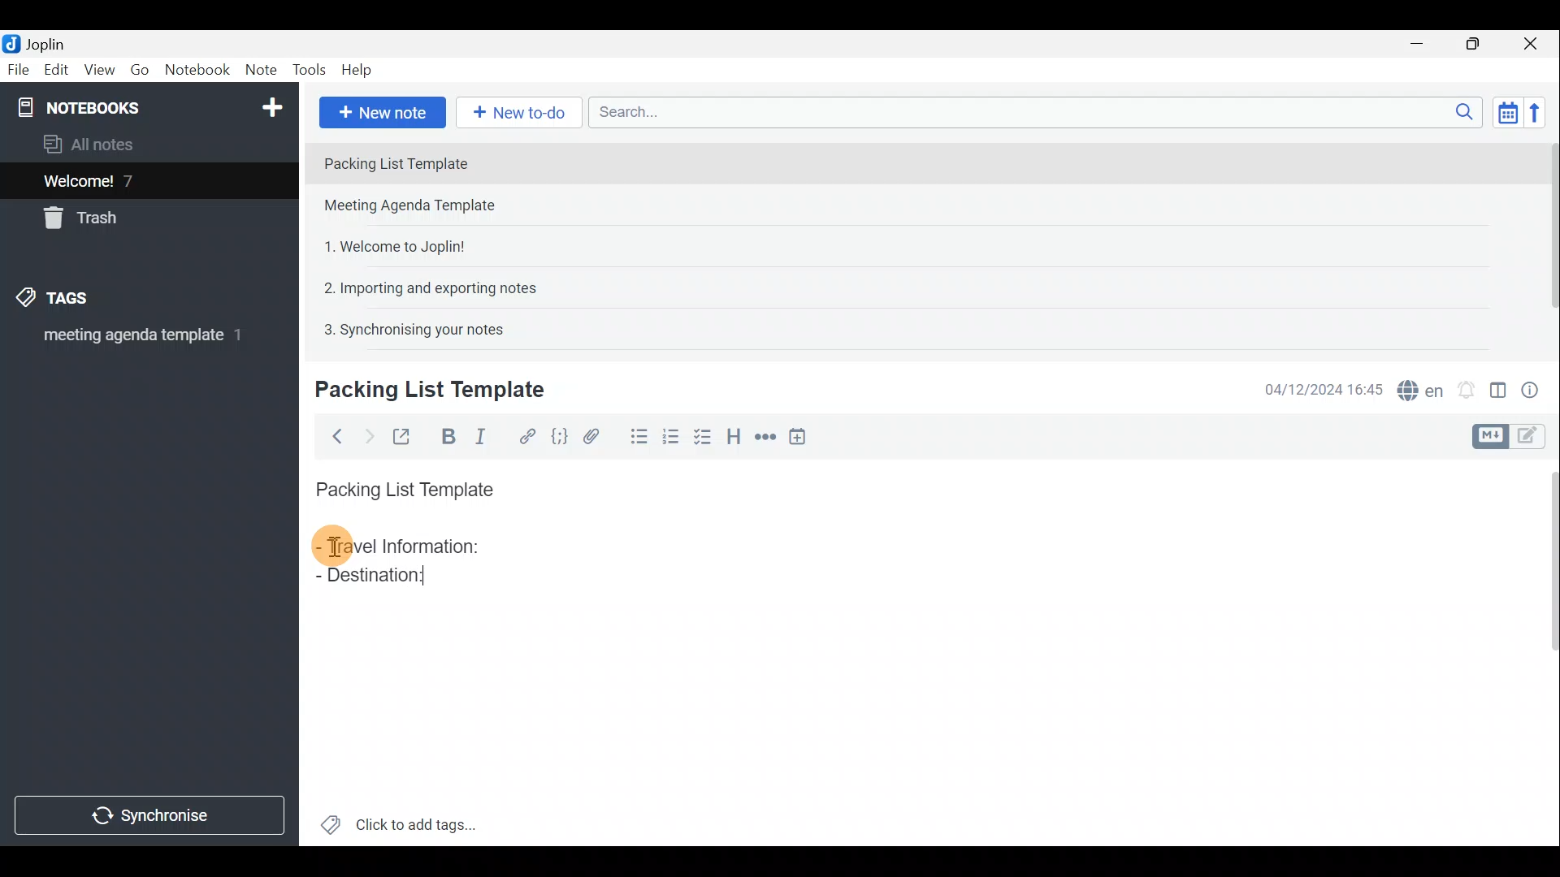 The height and width of the screenshot is (877, 1560). I want to click on Trash, so click(87, 221).